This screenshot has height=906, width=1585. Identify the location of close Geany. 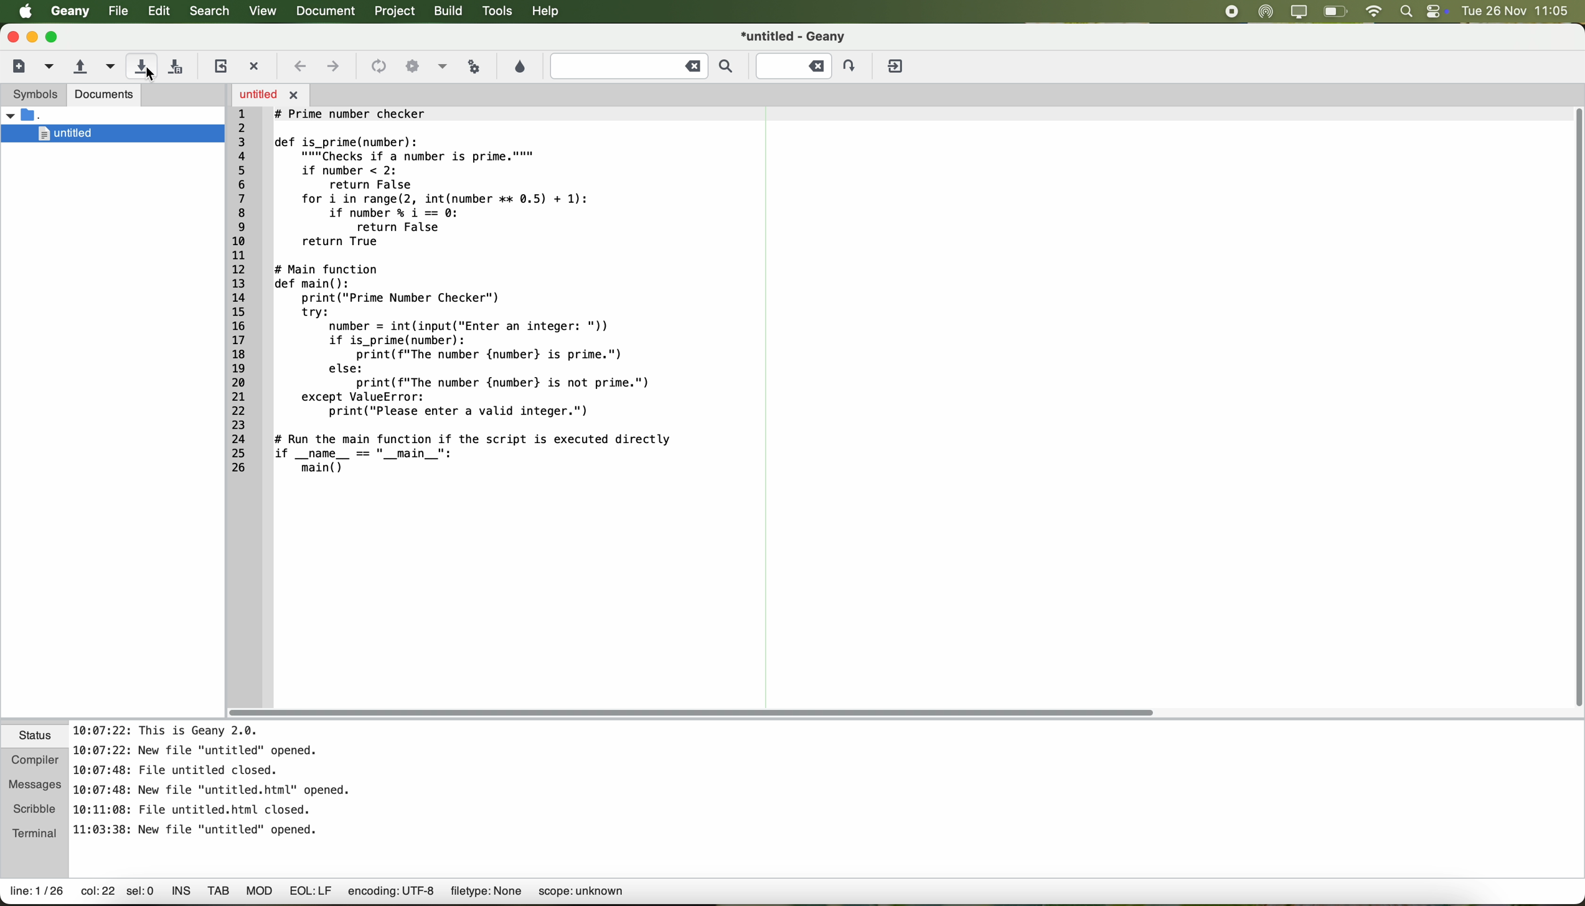
(11, 34).